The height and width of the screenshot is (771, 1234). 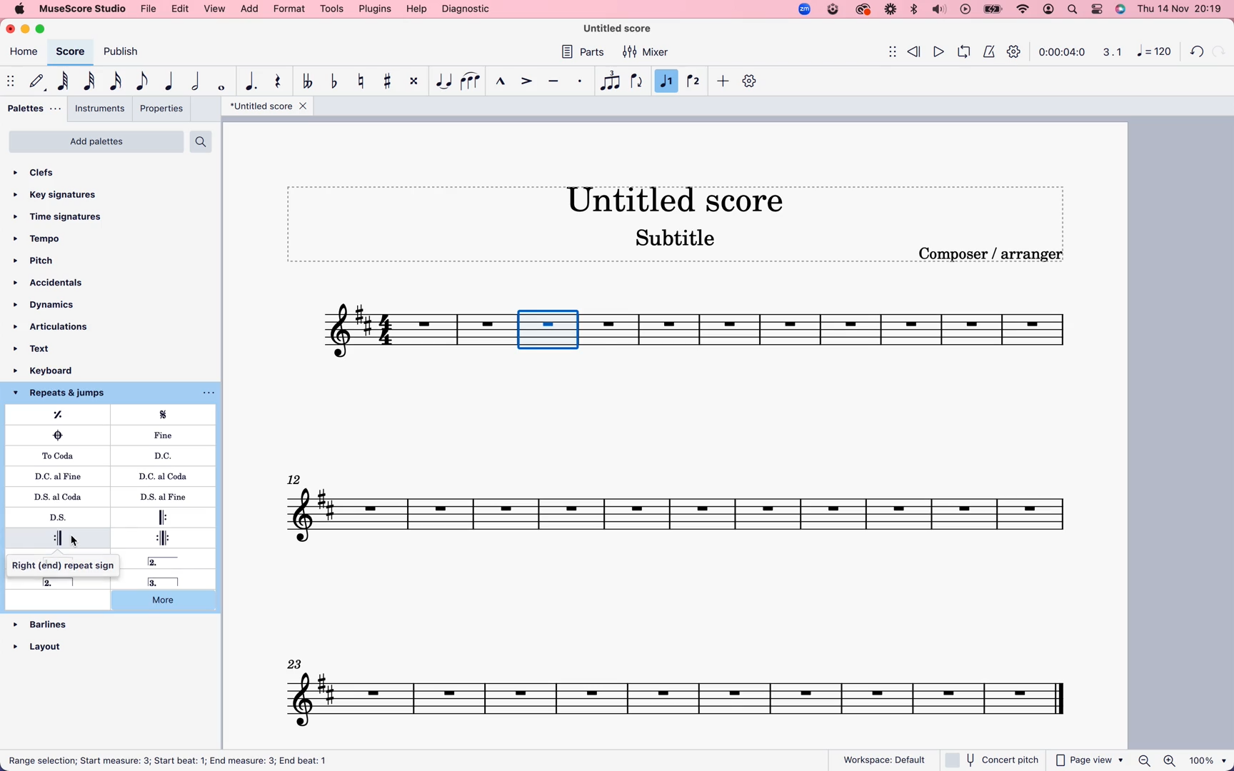 I want to click on more, so click(x=171, y=602).